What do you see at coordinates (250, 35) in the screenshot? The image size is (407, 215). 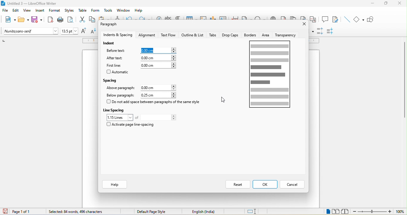 I see `borders` at bounding box center [250, 35].